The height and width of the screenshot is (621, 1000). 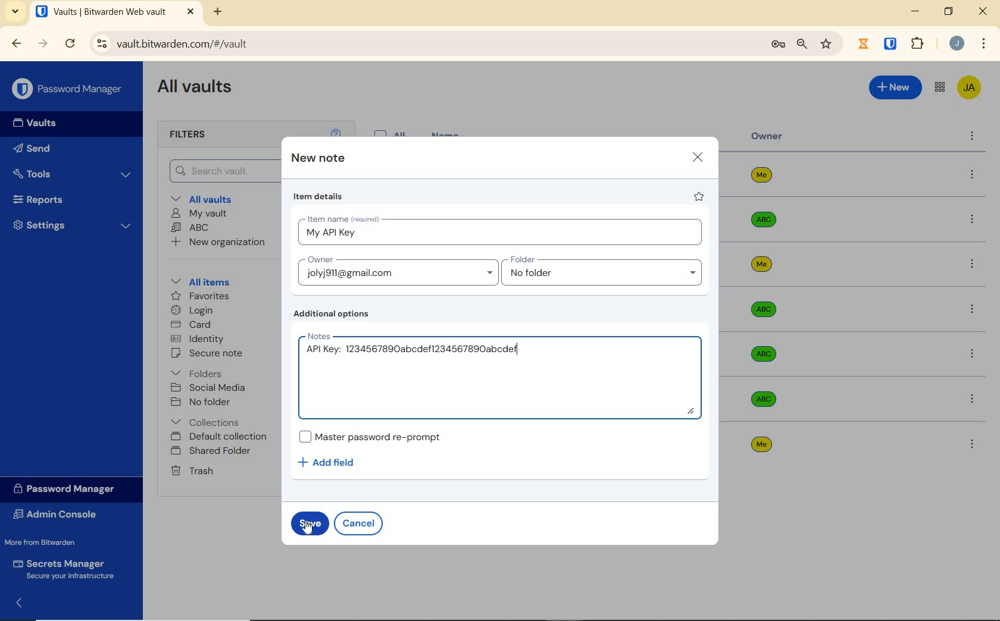 I want to click on New organization, so click(x=222, y=244).